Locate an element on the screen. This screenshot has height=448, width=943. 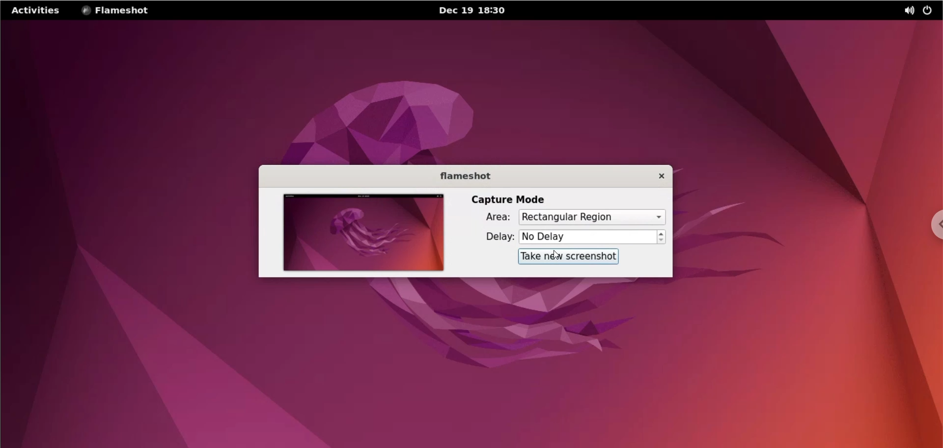
capture area options is located at coordinates (596, 217).